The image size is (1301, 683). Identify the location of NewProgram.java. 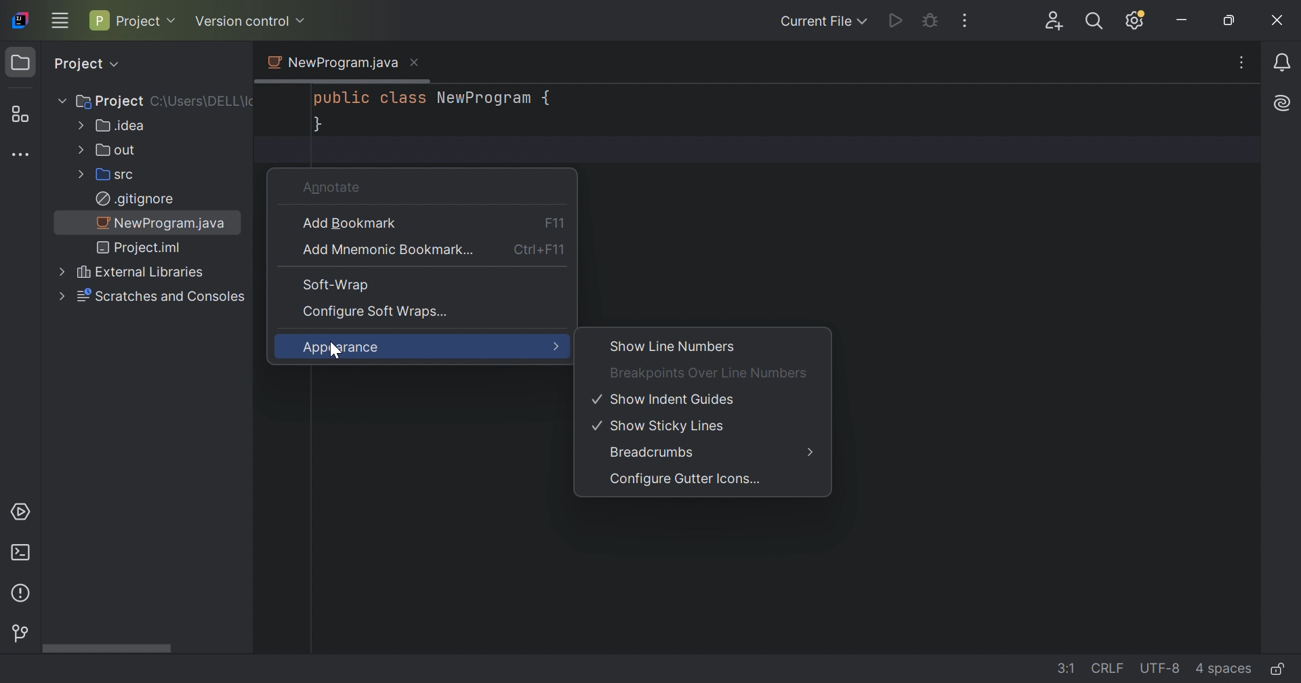
(331, 62).